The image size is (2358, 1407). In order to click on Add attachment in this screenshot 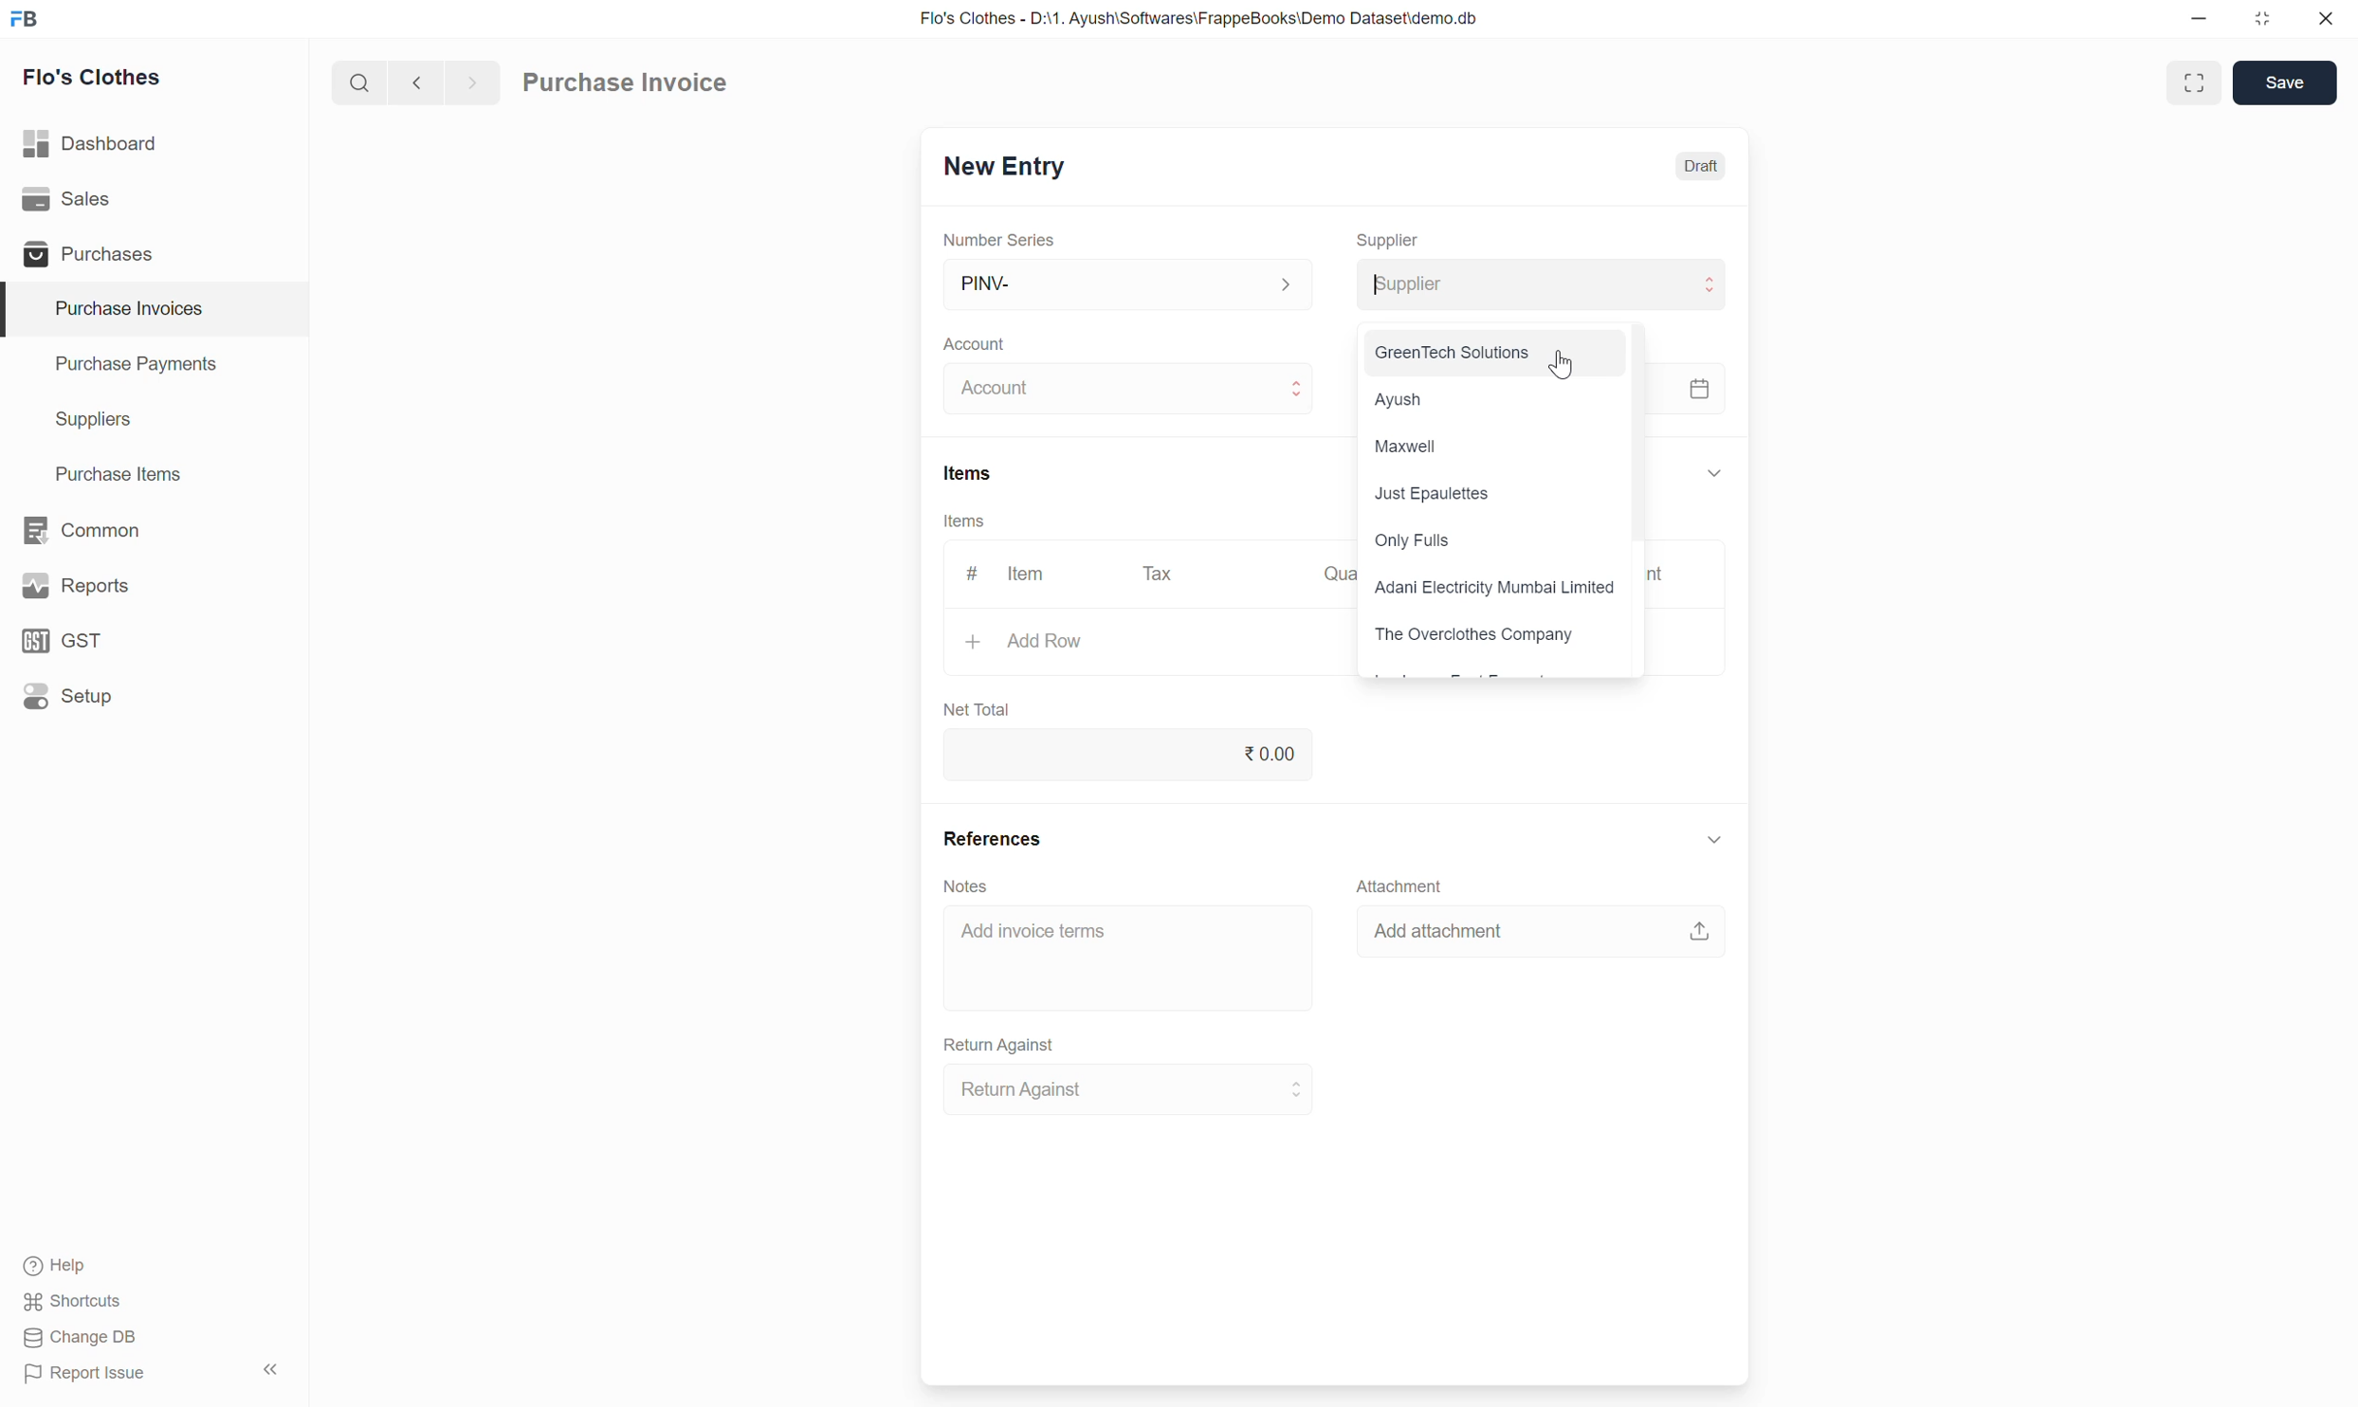, I will do `click(1541, 930)`.